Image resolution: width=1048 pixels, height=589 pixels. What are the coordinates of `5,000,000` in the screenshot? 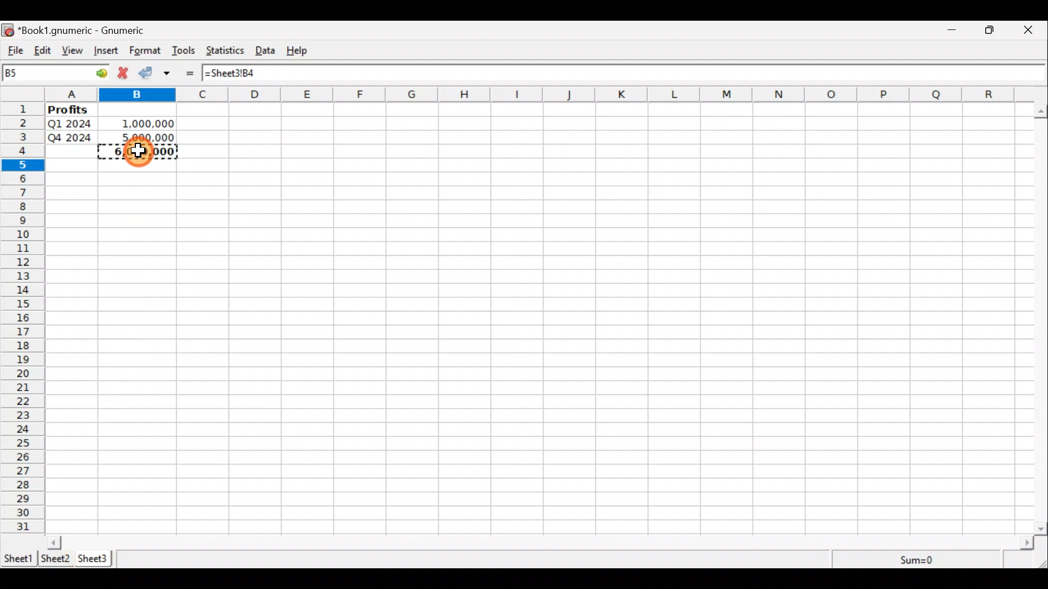 It's located at (143, 137).